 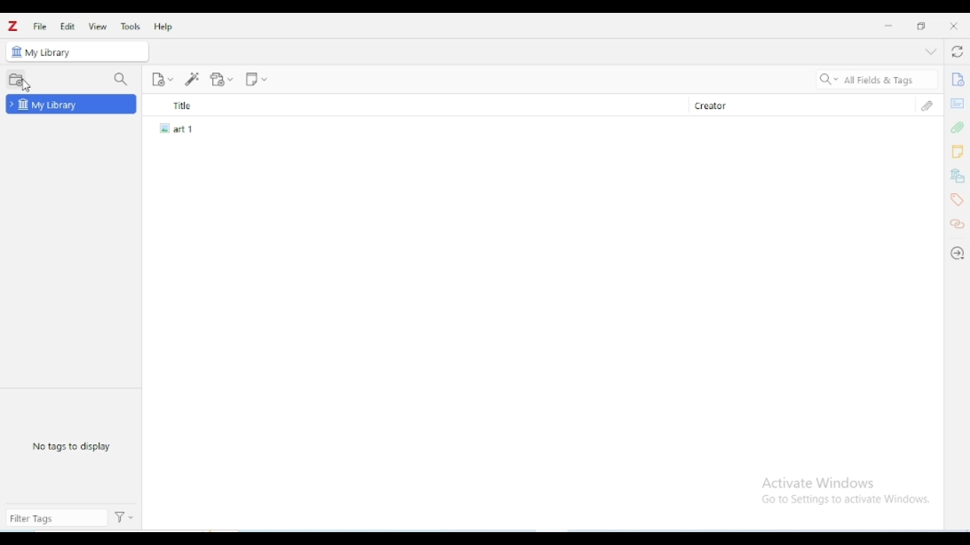 What do you see at coordinates (222, 79) in the screenshot?
I see `add attachment` at bounding box center [222, 79].